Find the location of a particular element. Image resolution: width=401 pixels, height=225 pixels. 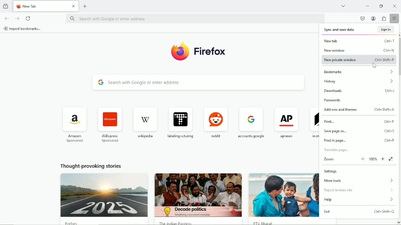

settings is located at coordinates (332, 171).